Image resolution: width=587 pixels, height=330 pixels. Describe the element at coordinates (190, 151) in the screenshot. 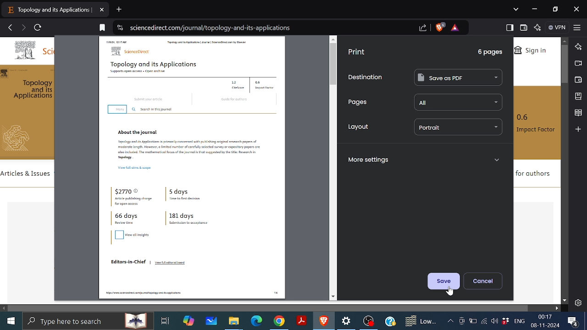

I see `Topology and its Applications is primarily concerned with publishing original research papers of moderate length. However, a limited number of carefully selected survey or expository papers are also included. The mathematical focus of the journal is that suggested by the title: Research in Topology…` at that location.